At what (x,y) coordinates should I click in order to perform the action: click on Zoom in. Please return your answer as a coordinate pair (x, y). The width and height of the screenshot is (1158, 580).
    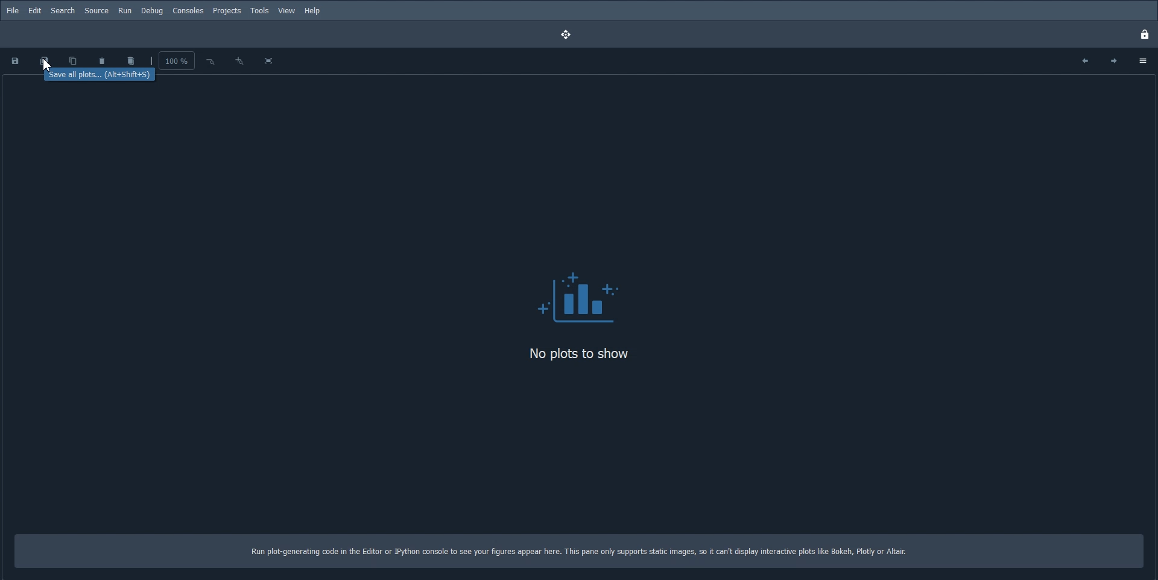
    Looking at the image, I should click on (240, 61).